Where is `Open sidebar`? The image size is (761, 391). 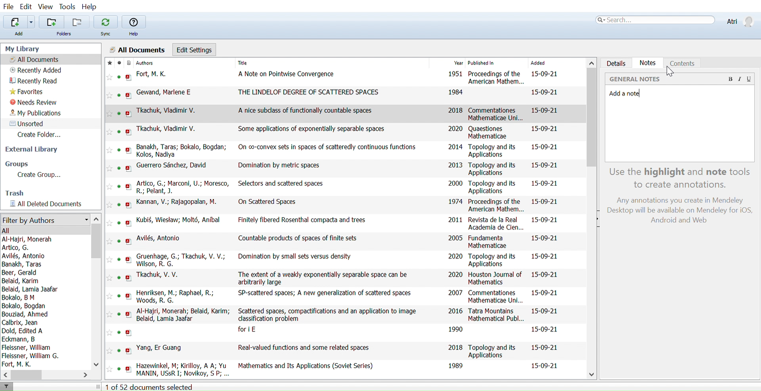 Open sidebar is located at coordinates (598, 219).